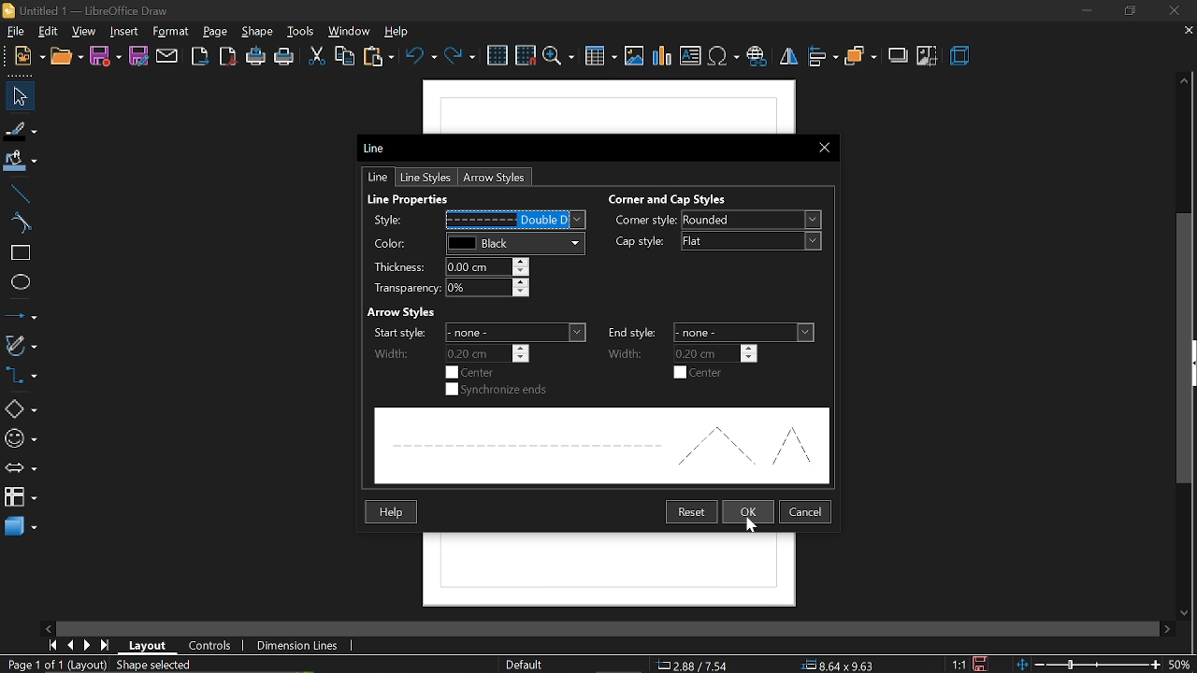 Image resolution: width=1197 pixels, height=673 pixels. I want to click on 8.64x9.63, so click(844, 666).